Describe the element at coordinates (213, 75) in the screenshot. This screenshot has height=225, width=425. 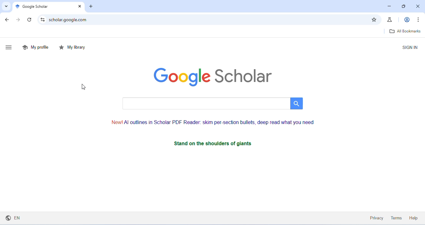
I see `google scholar logo` at that location.